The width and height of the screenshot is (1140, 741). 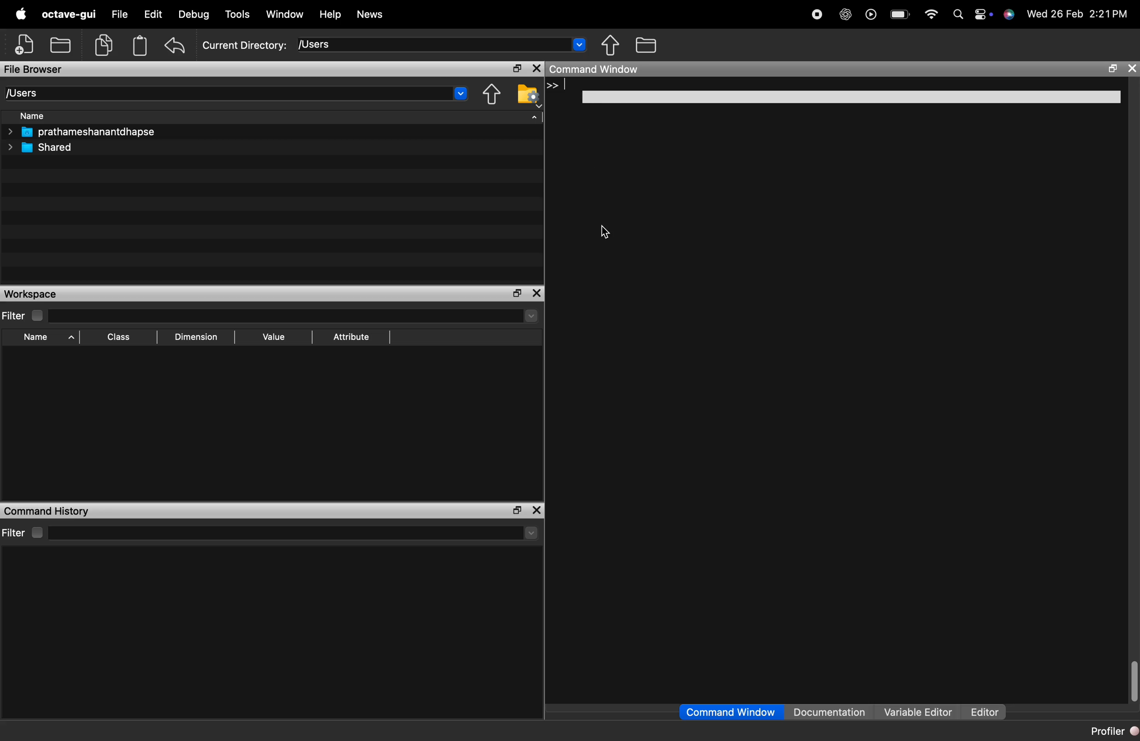 I want to click on Profiler, so click(x=1115, y=729).